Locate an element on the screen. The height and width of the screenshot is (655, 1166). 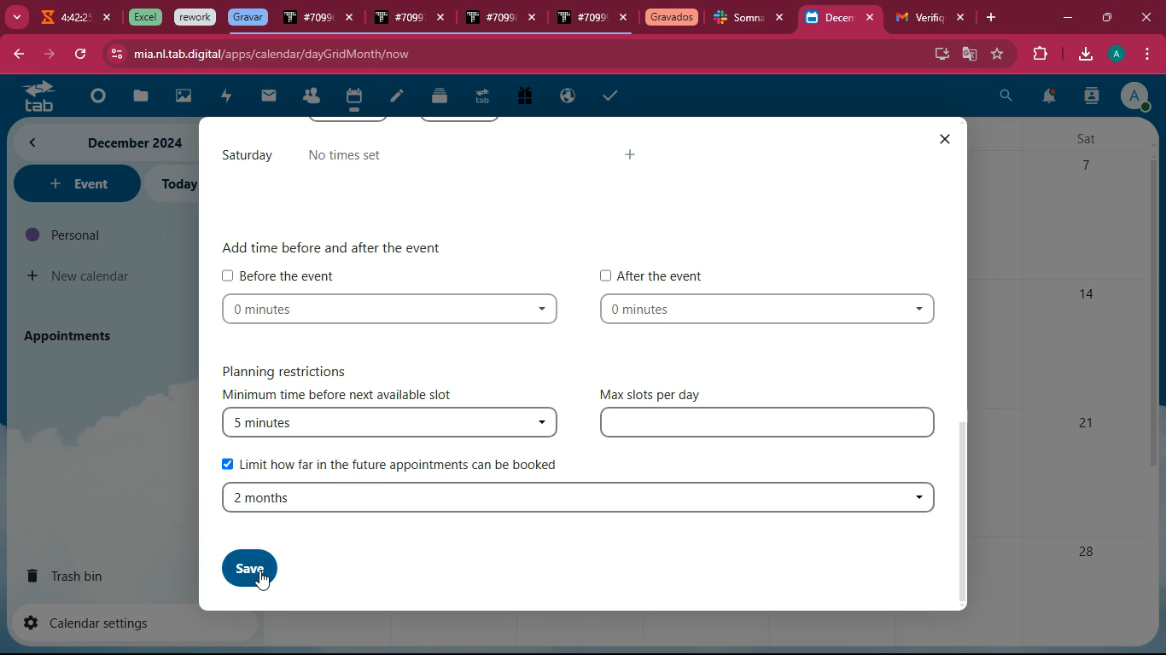
profile is located at coordinates (1119, 54).